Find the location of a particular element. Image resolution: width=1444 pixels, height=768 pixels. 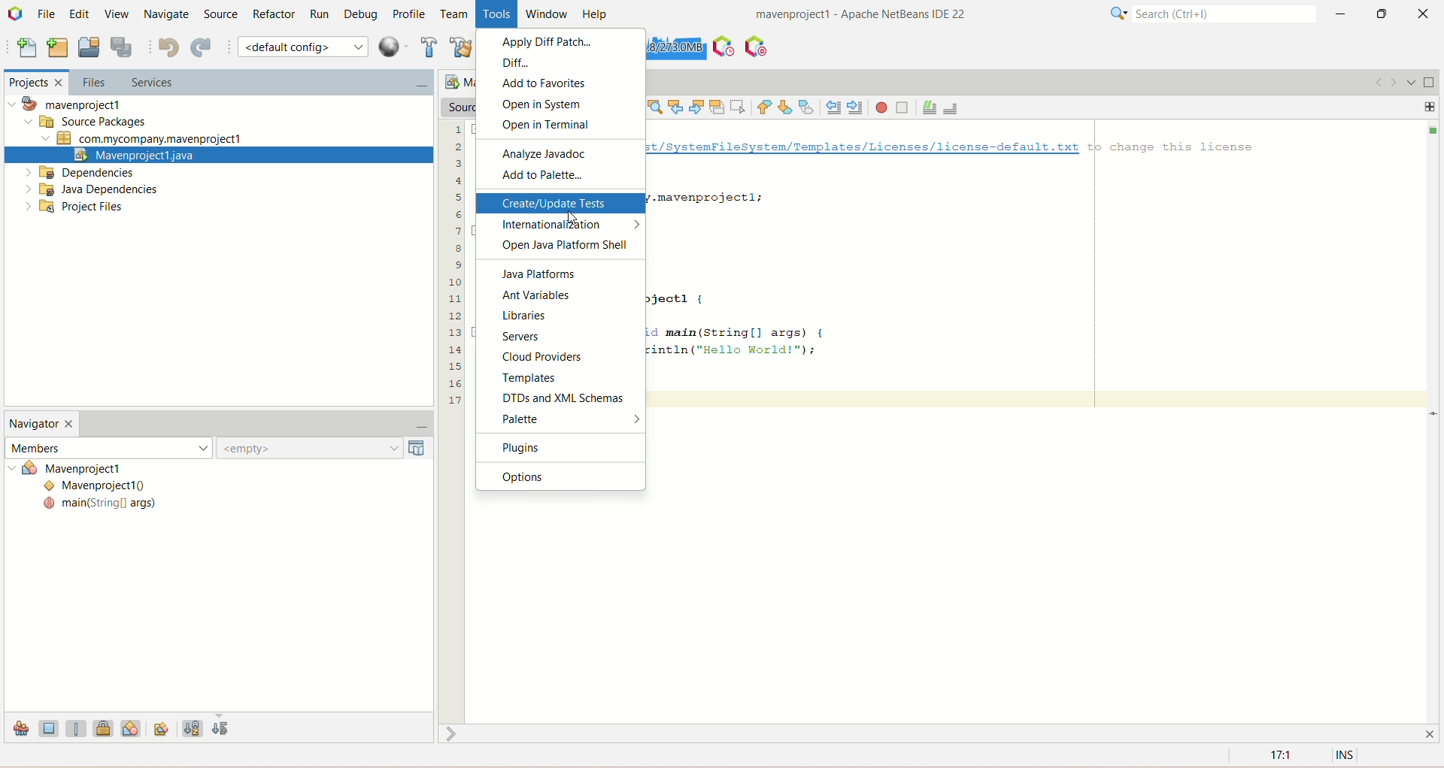

INS is located at coordinates (1347, 756).